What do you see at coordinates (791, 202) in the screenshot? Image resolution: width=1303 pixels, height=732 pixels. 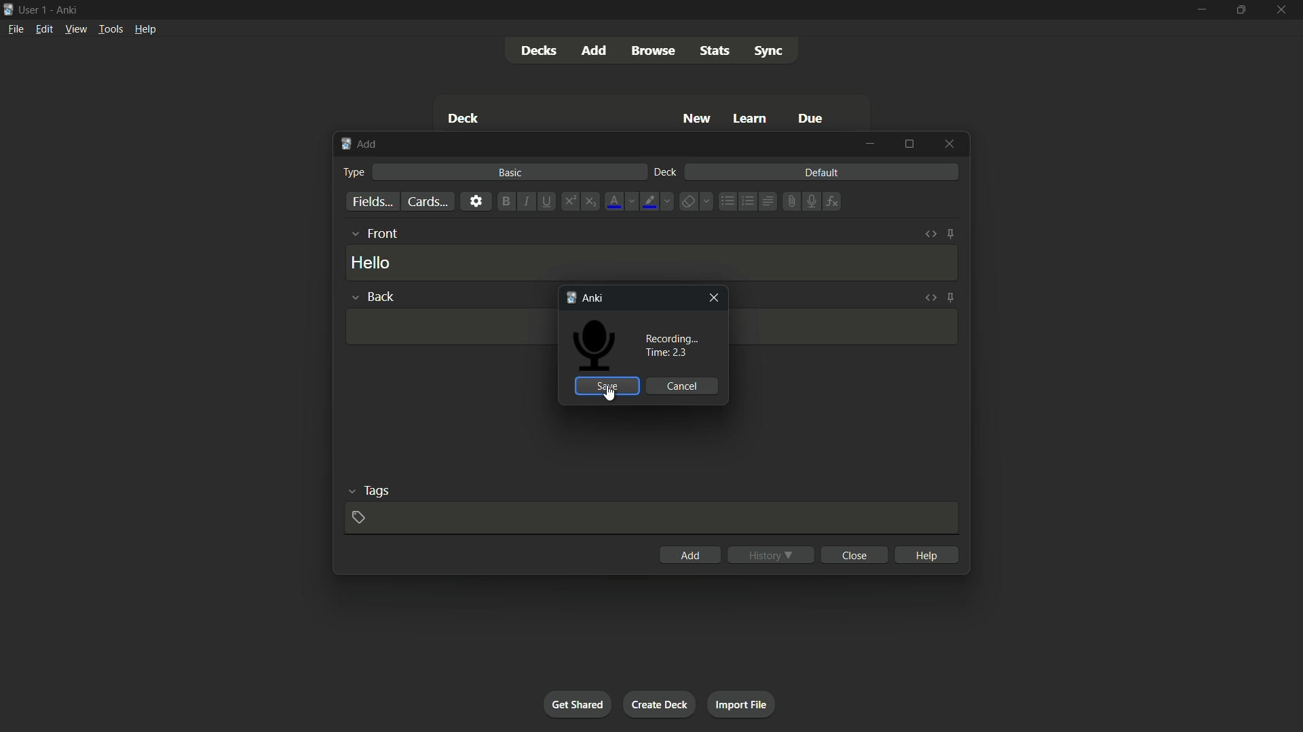 I see `attach file` at bounding box center [791, 202].